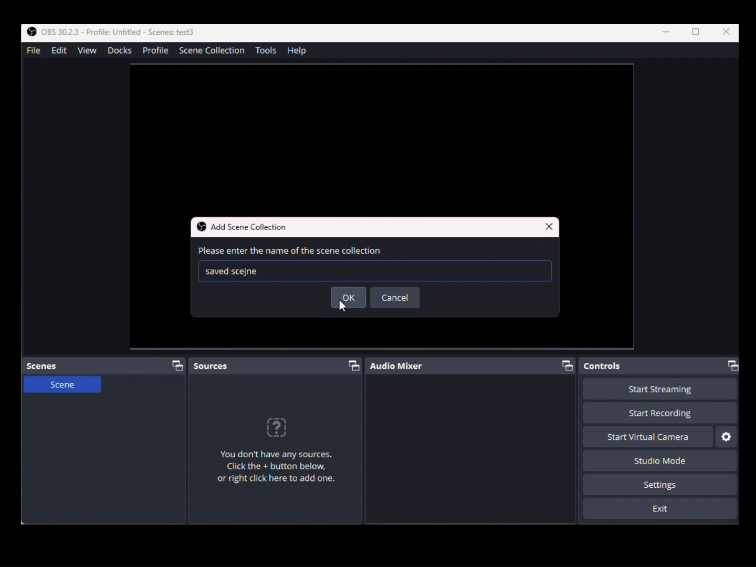 The width and height of the screenshot is (756, 567). What do you see at coordinates (57, 51) in the screenshot?
I see `Edit` at bounding box center [57, 51].